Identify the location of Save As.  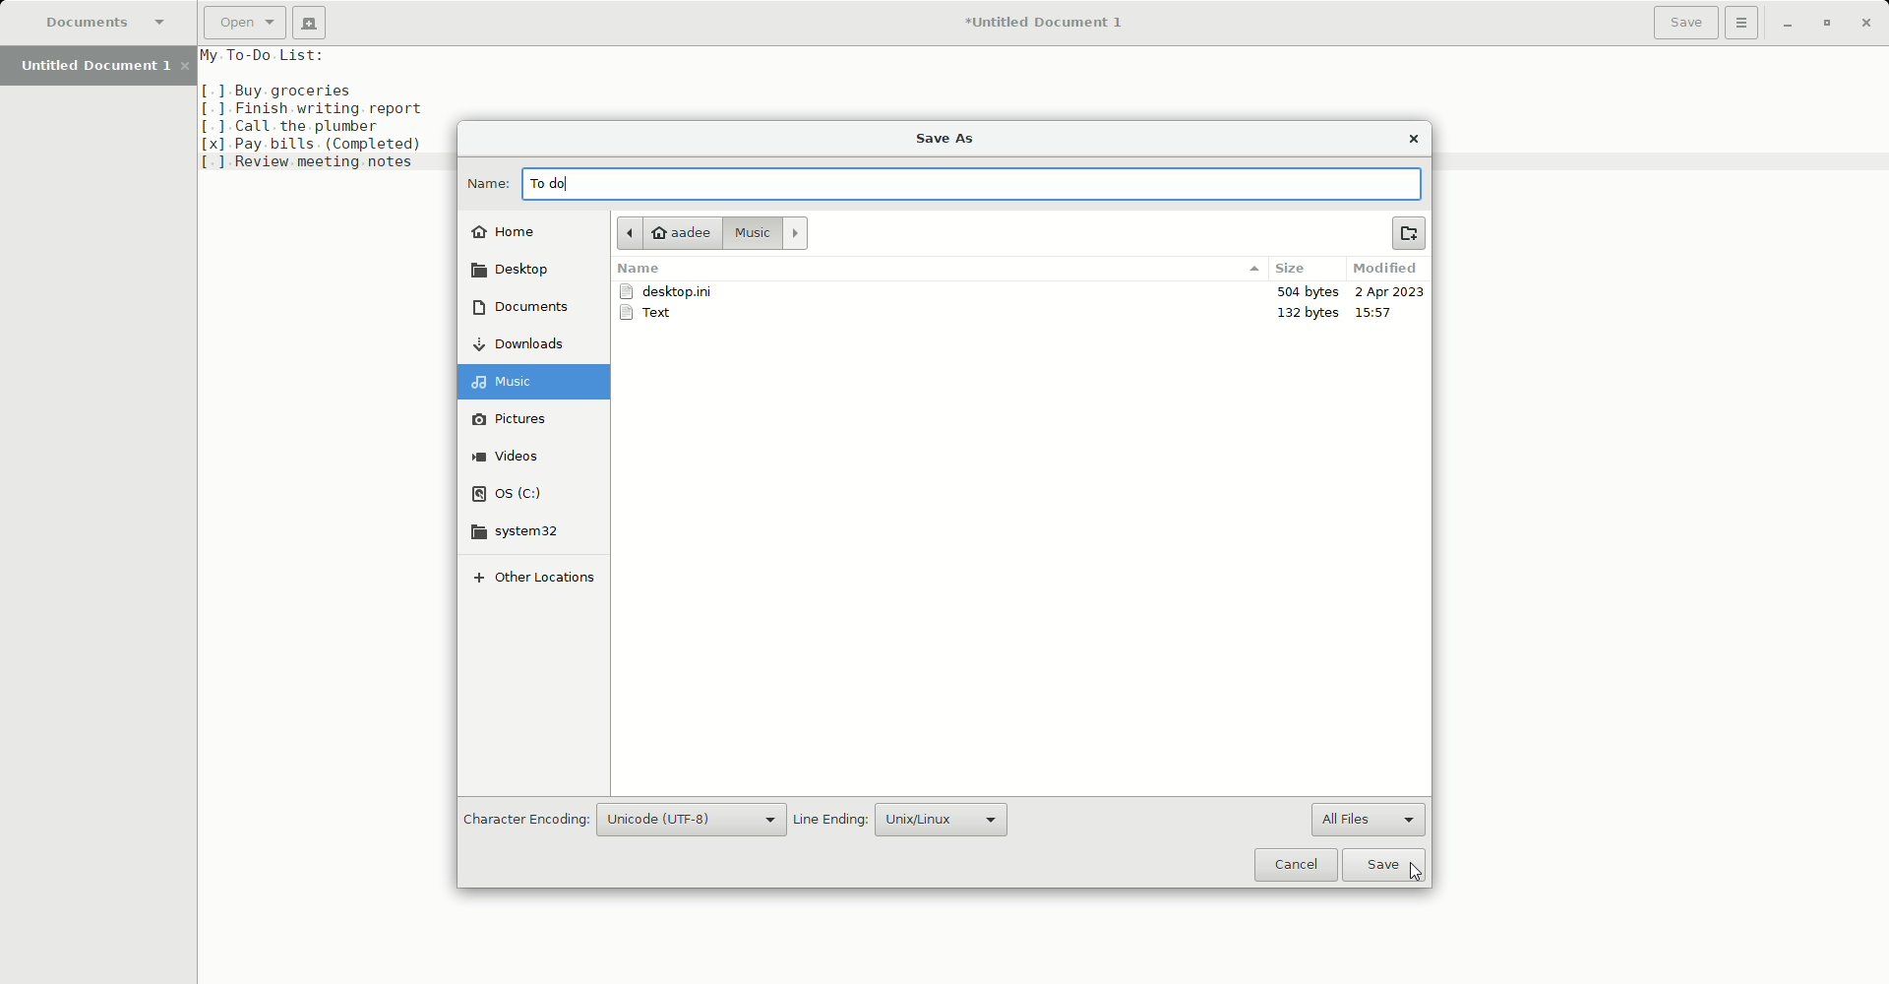
(946, 139).